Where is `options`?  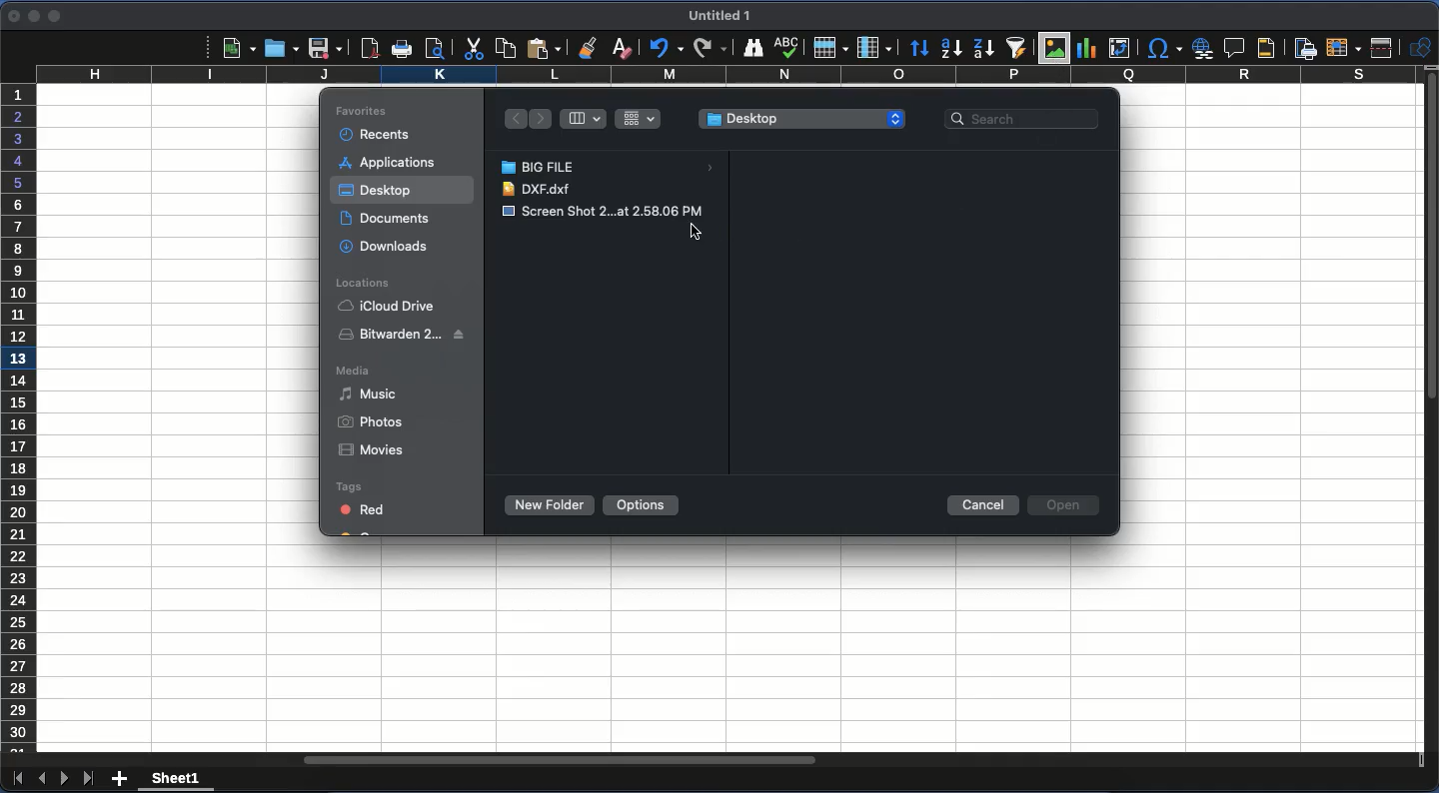 options is located at coordinates (643, 505).